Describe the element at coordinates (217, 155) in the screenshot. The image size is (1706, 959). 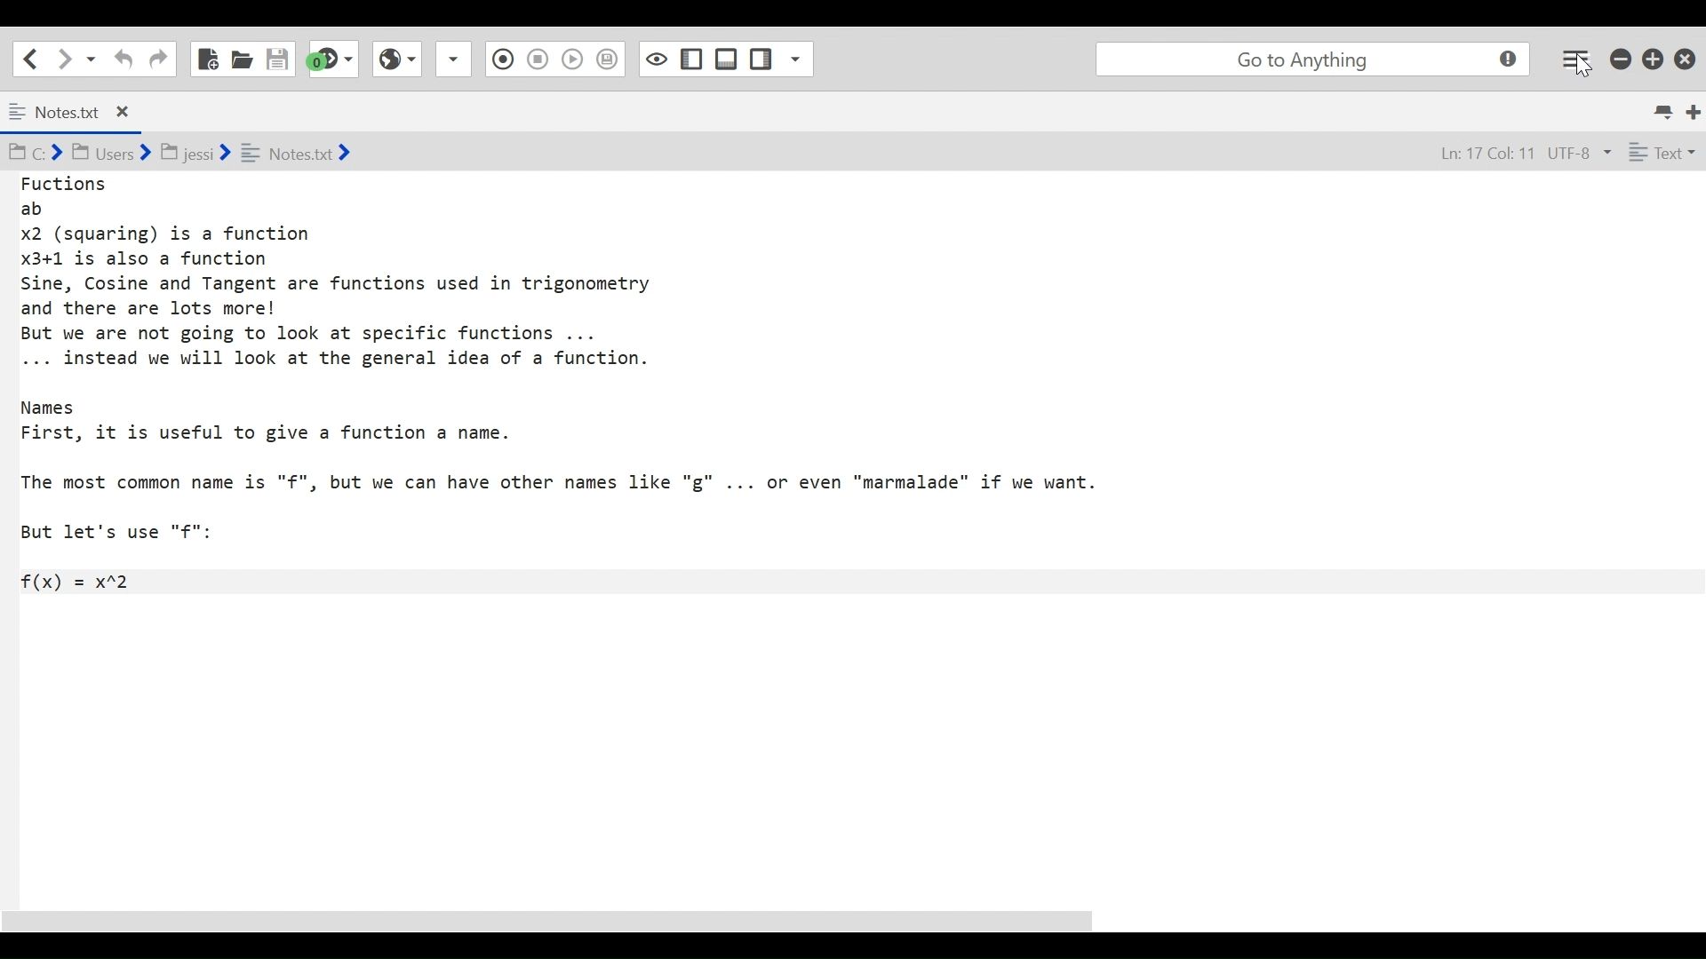
I see `Cd BY Users ¥ BJ jessi ¥ = Notesixt &` at that location.